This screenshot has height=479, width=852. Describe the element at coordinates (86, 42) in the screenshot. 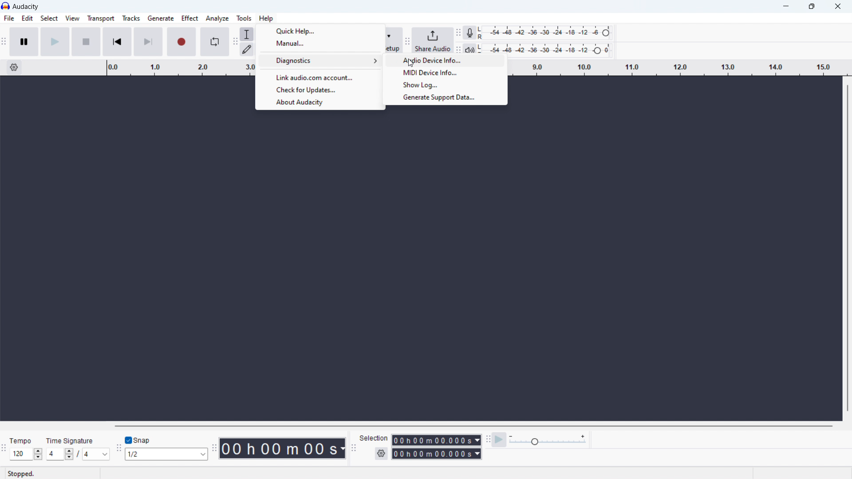

I see `stop` at that location.